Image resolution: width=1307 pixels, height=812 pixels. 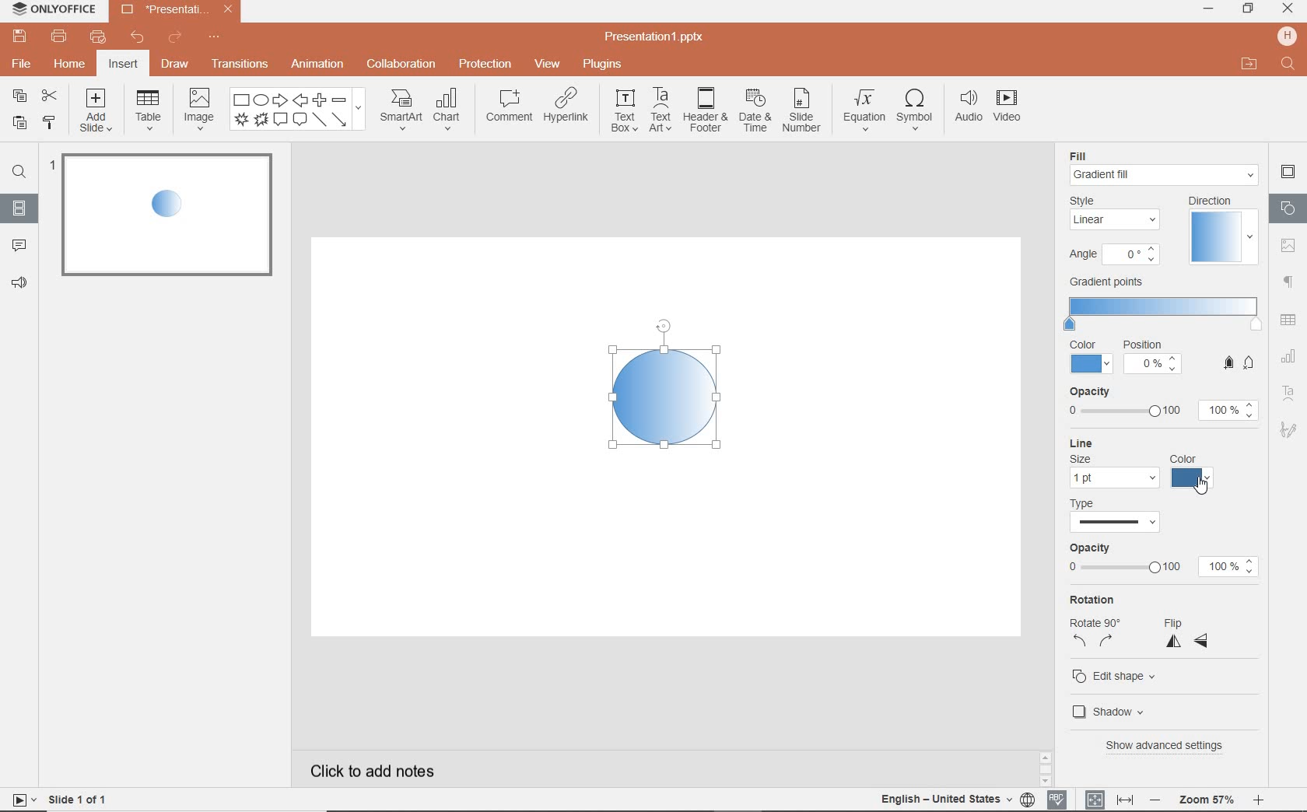 What do you see at coordinates (401, 110) in the screenshot?
I see `smart art` at bounding box center [401, 110].